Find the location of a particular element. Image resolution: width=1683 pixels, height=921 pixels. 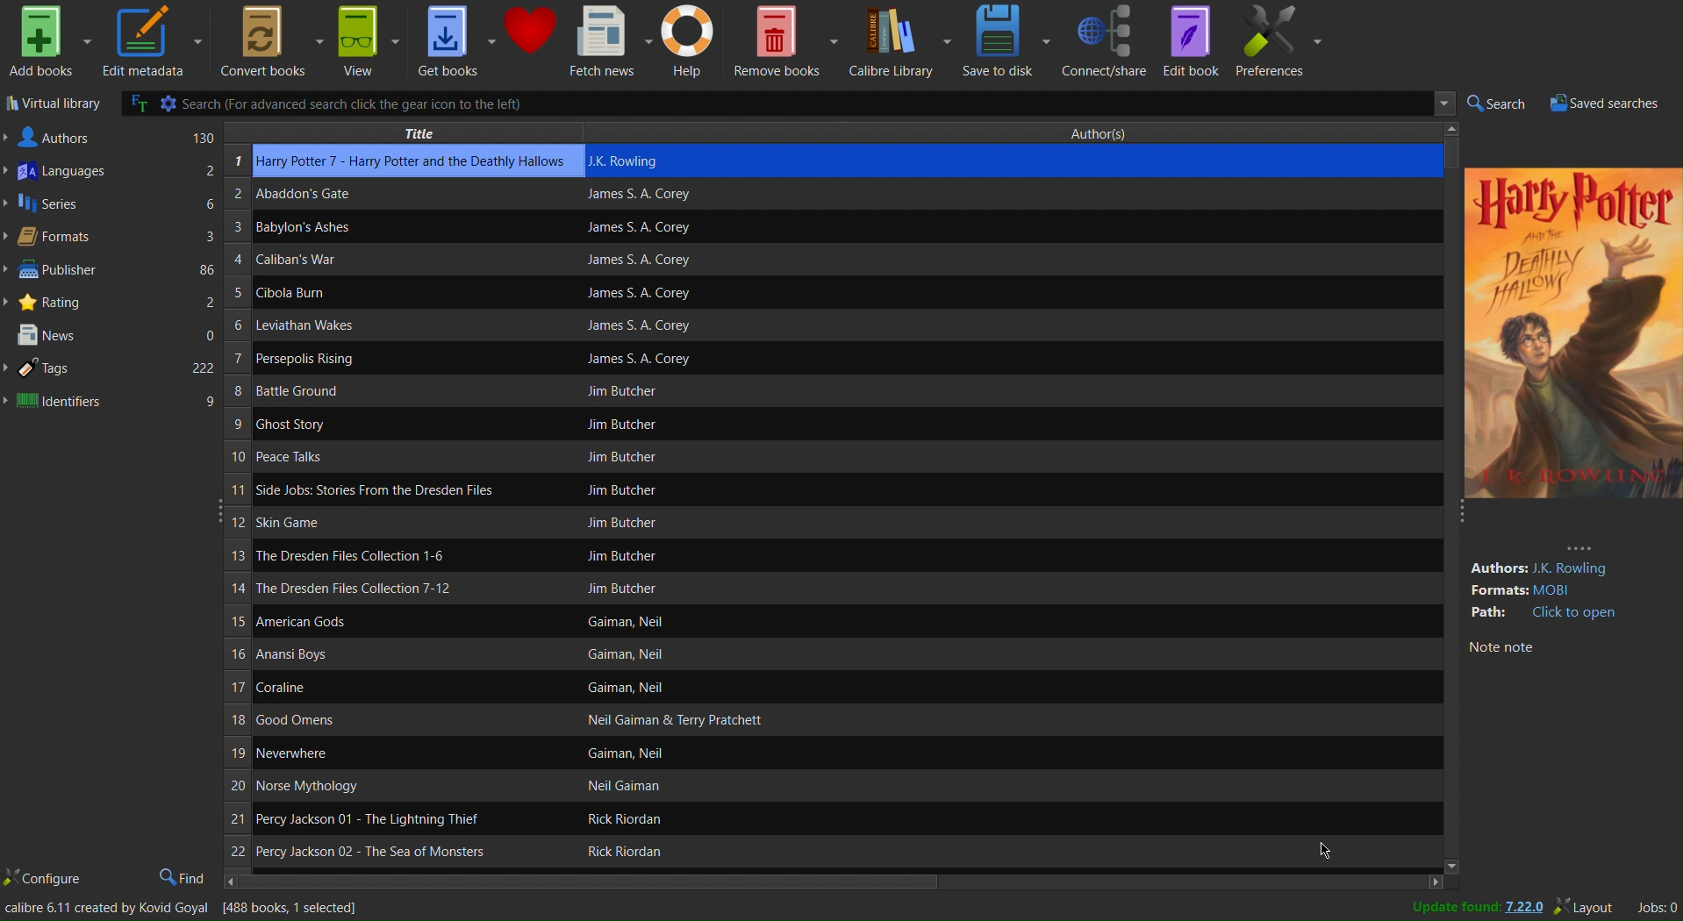

Help is located at coordinates (691, 41).